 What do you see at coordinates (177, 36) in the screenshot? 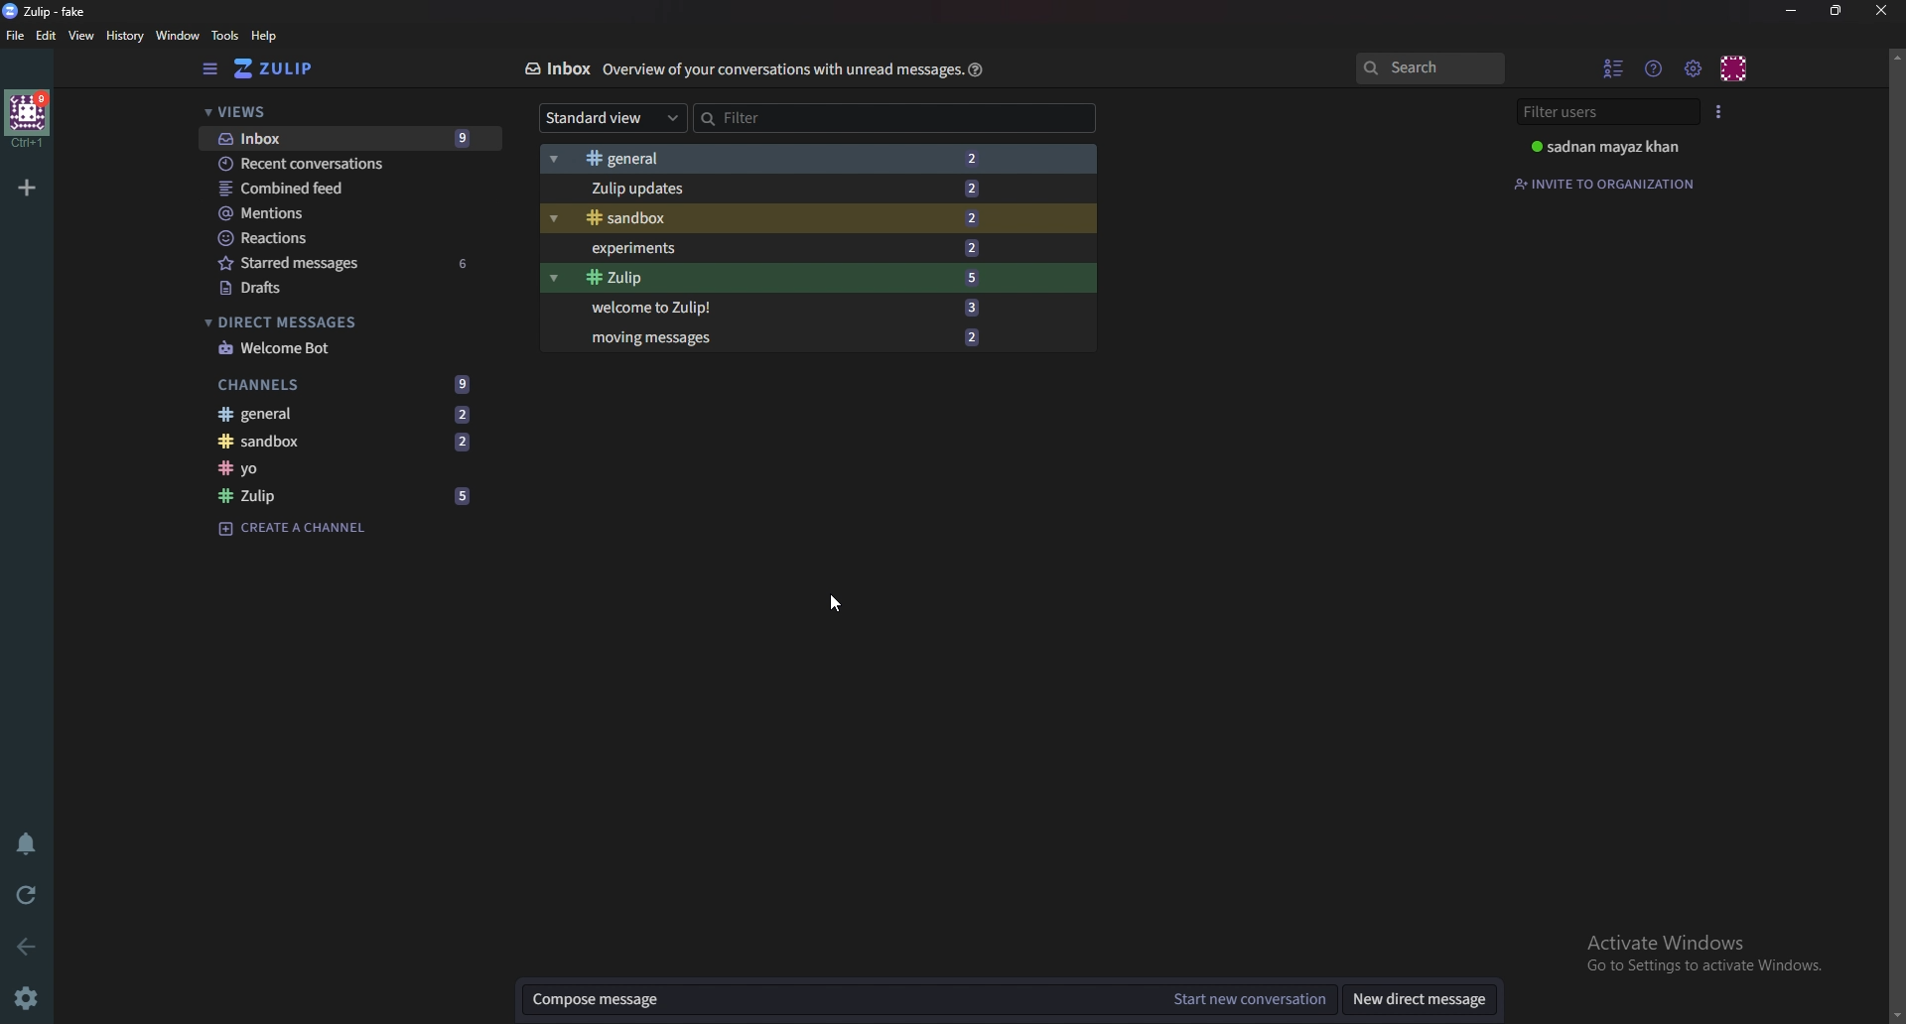
I see `window` at bounding box center [177, 36].